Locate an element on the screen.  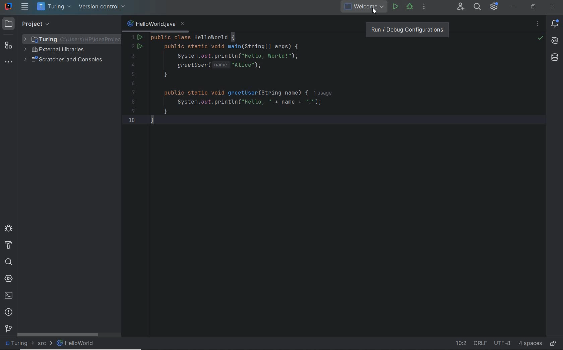
debug is located at coordinates (410, 7).